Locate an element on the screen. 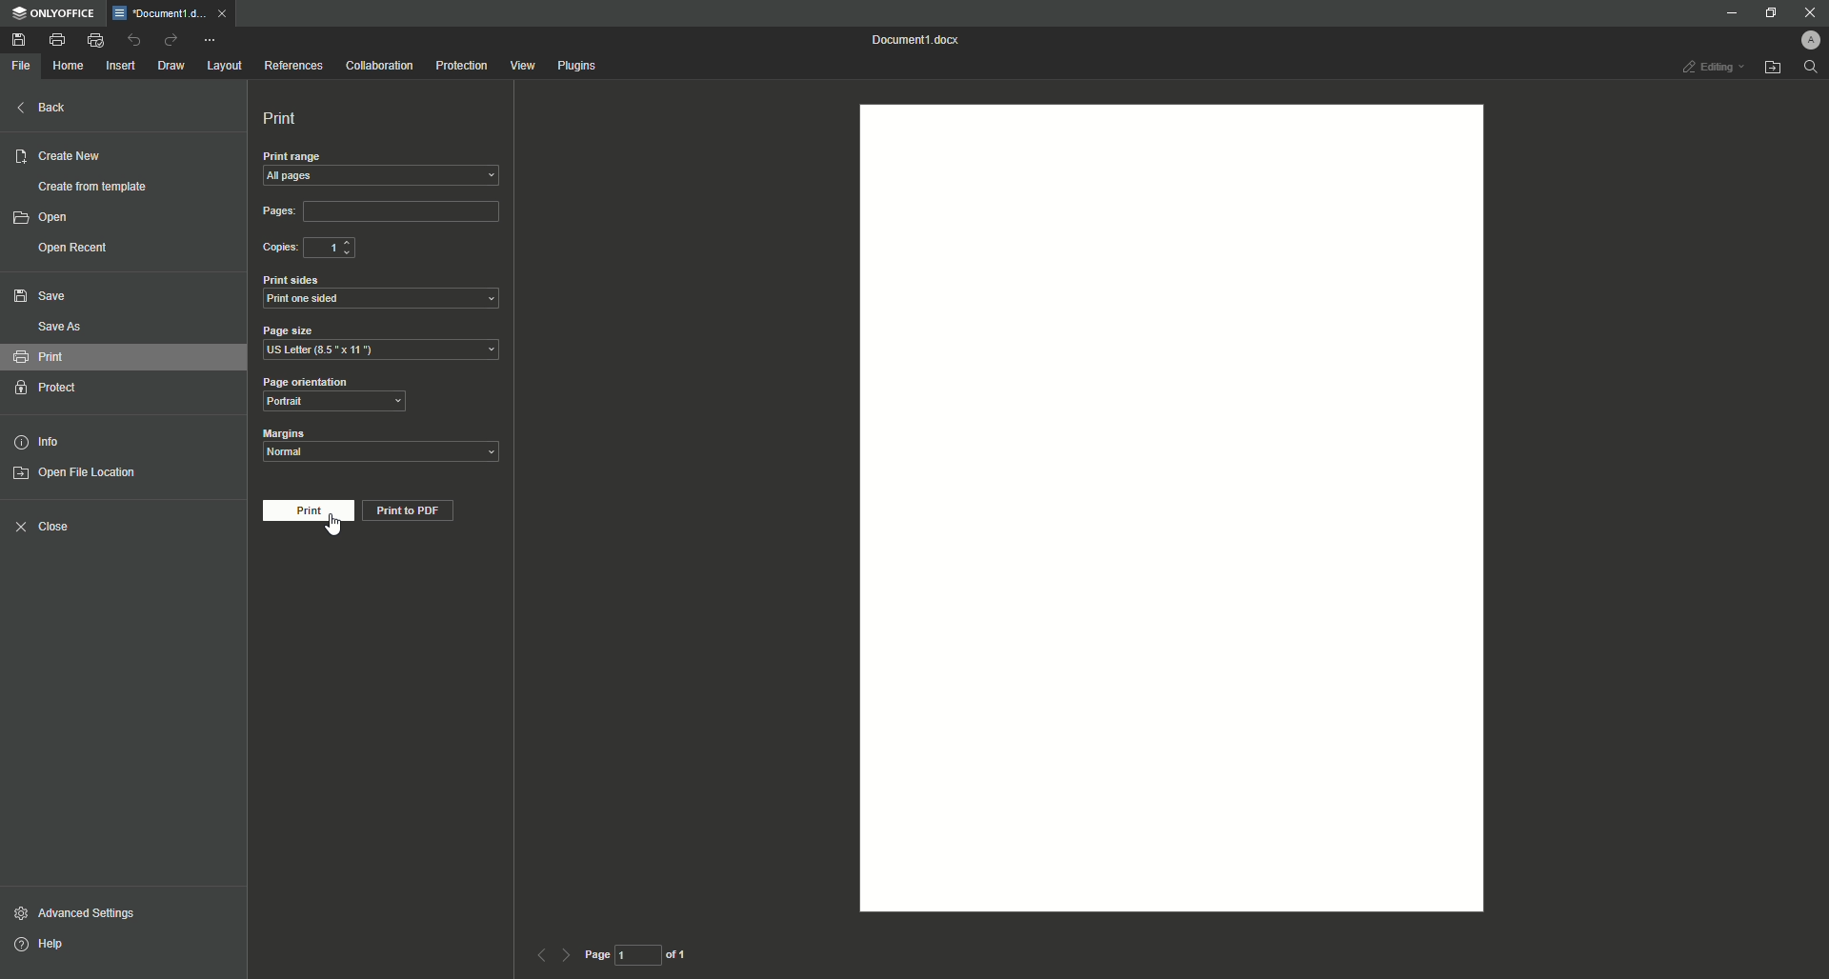 The width and height of the screenshot is (1829, 979). Close is located at coordinates (49, 529).